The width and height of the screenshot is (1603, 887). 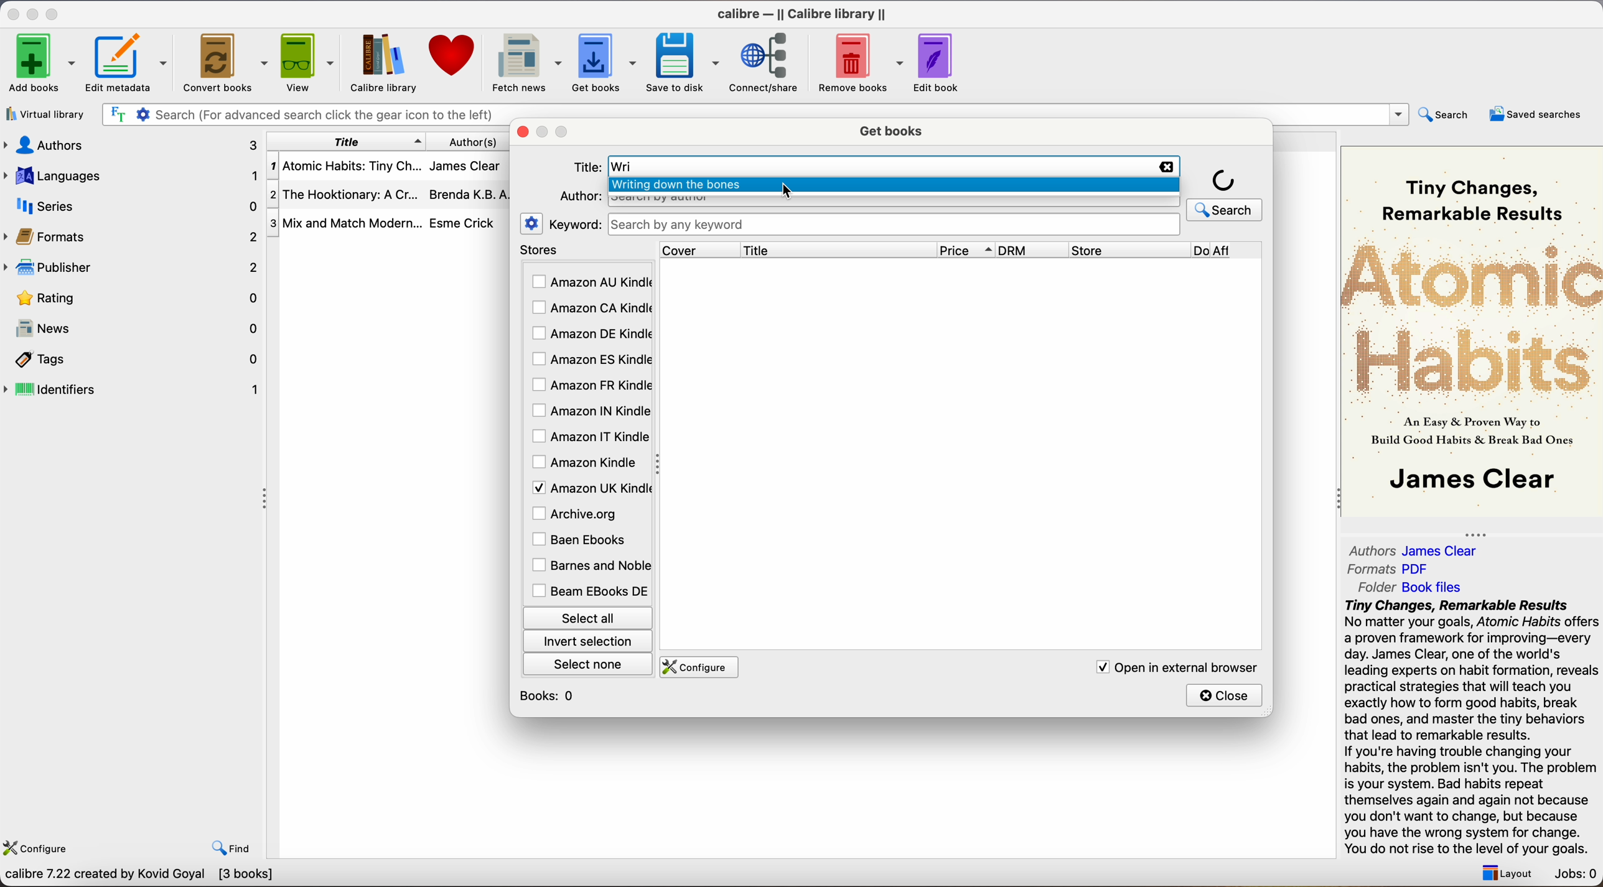 I want to click on series, so click(x=133, y=206).